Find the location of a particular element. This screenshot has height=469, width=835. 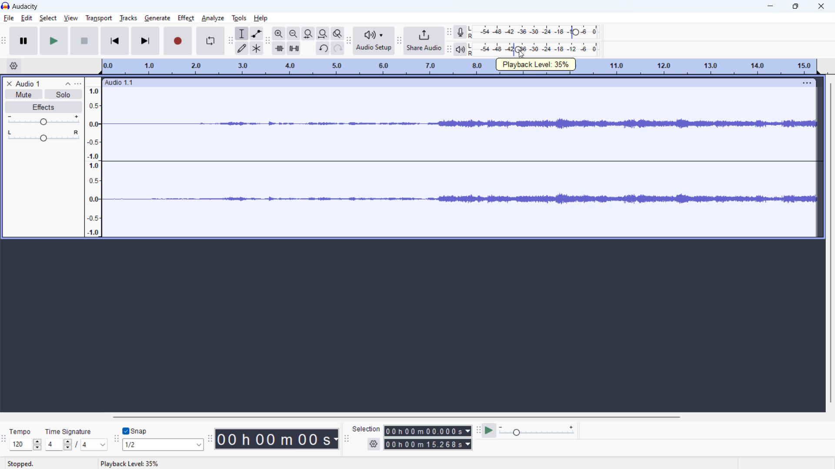

generate is located at coordinates (157, 18).